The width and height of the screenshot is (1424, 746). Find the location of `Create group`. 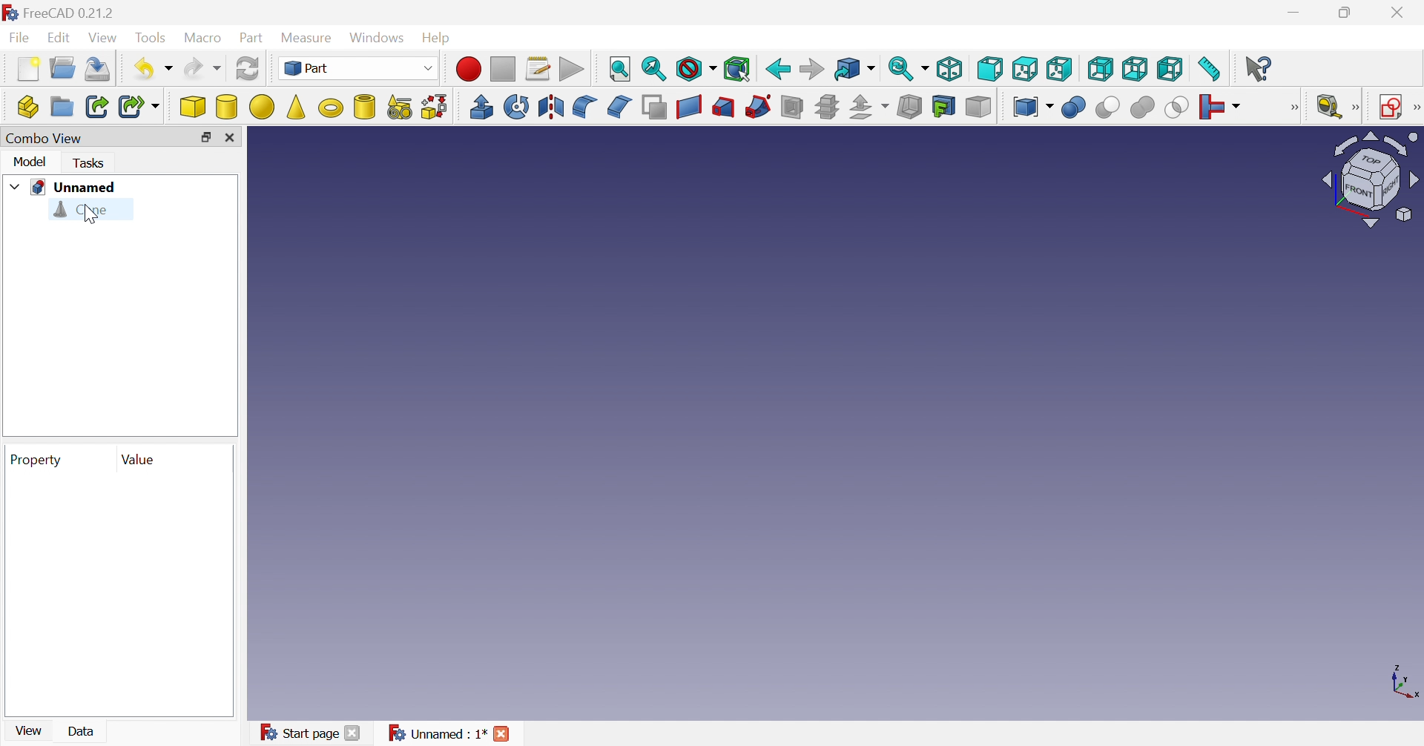

Create group is located at coordinates (62, 107).